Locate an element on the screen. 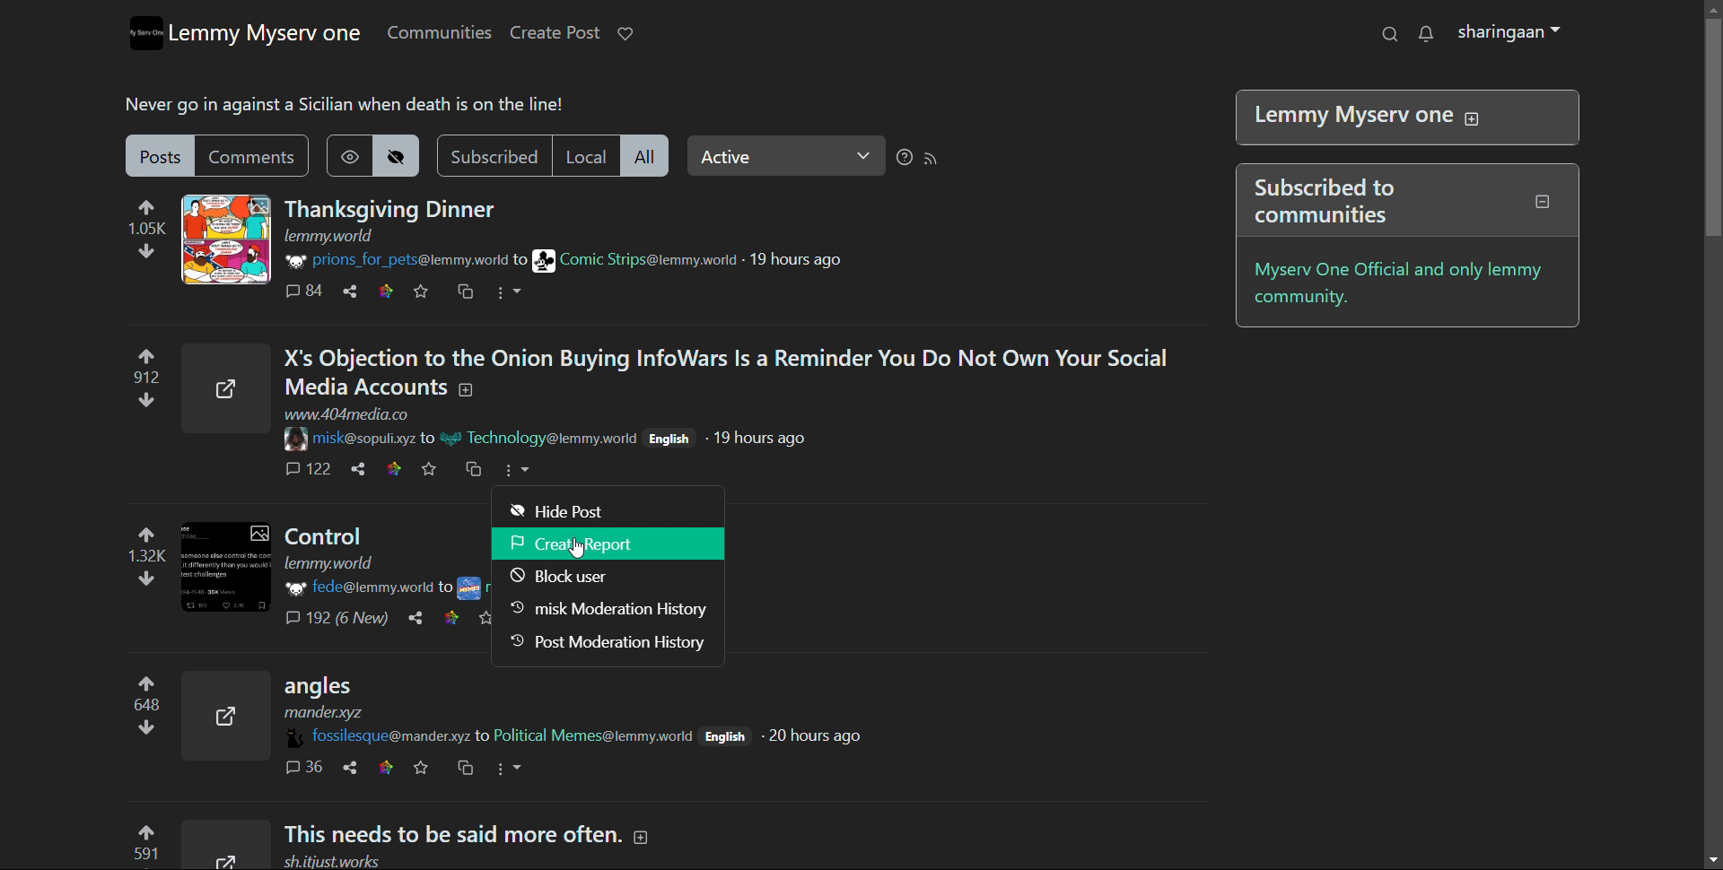 Image resolution: width=1723 pixels, height=870 pixels. upvote and downvote is located at coordinates (148, 231).